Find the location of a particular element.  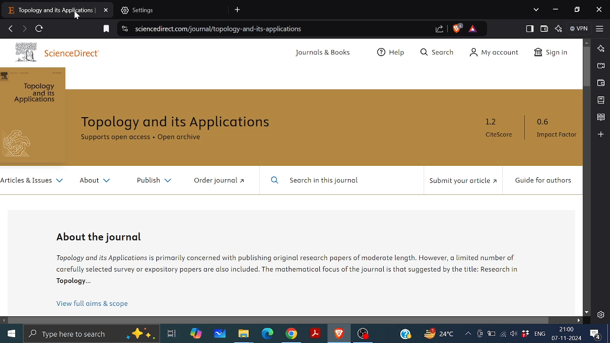

Journals & Books is located at coordinates (321, 53).